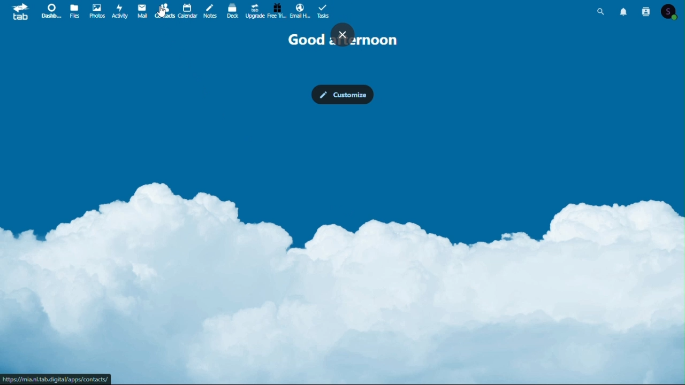 This screenshot has height=385, width=685. I want to click on cursor, so click(163, 13).